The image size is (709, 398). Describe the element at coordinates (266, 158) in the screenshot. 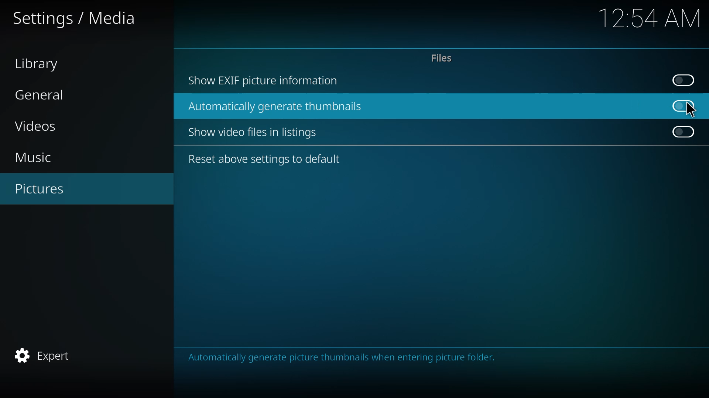

I see `reset above settings to default` at that location.